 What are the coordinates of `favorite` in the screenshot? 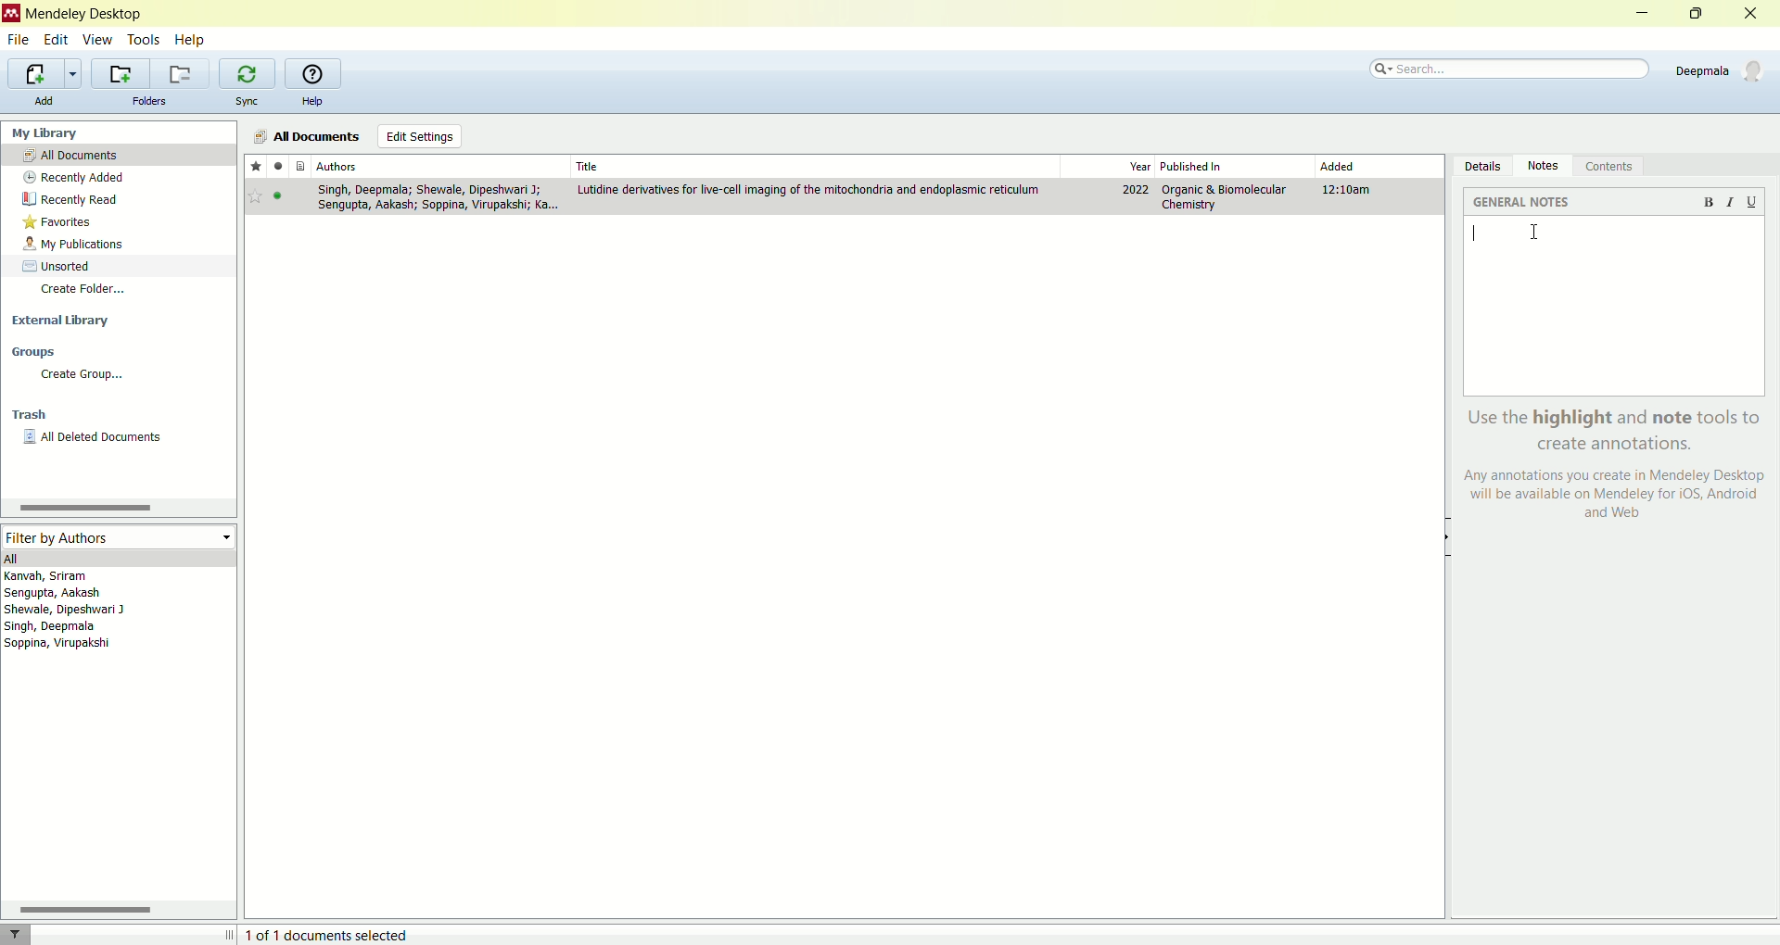 It's located at (256, 168).